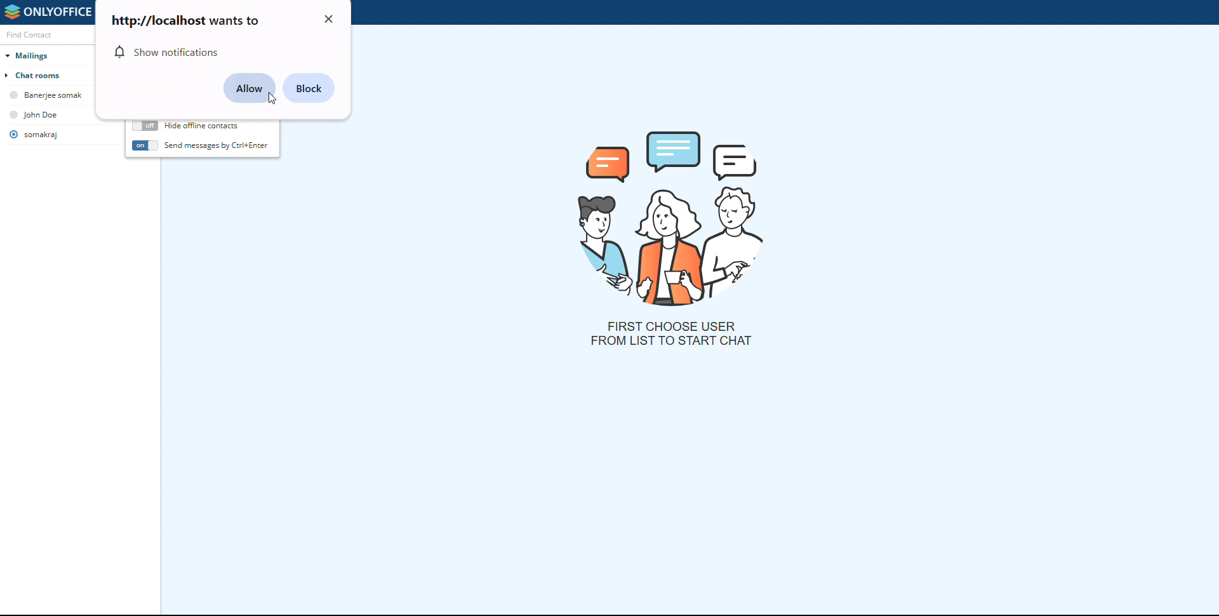 The height and width of the screenshot is (616, 1219). Describe the element at coordinates (39, 35) in the screenshot. I see `find contact` at that location.